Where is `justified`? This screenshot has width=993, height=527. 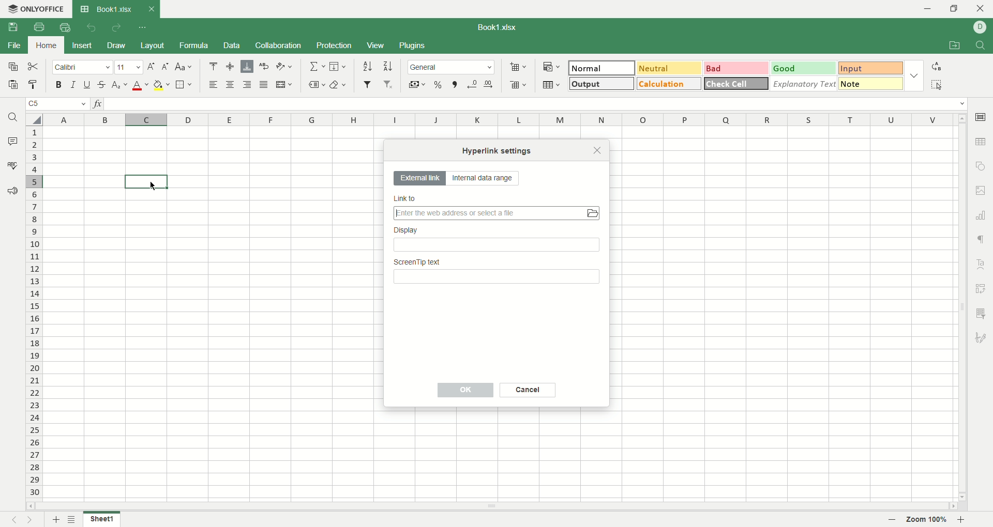 justified is located at coordinates (265, 85).